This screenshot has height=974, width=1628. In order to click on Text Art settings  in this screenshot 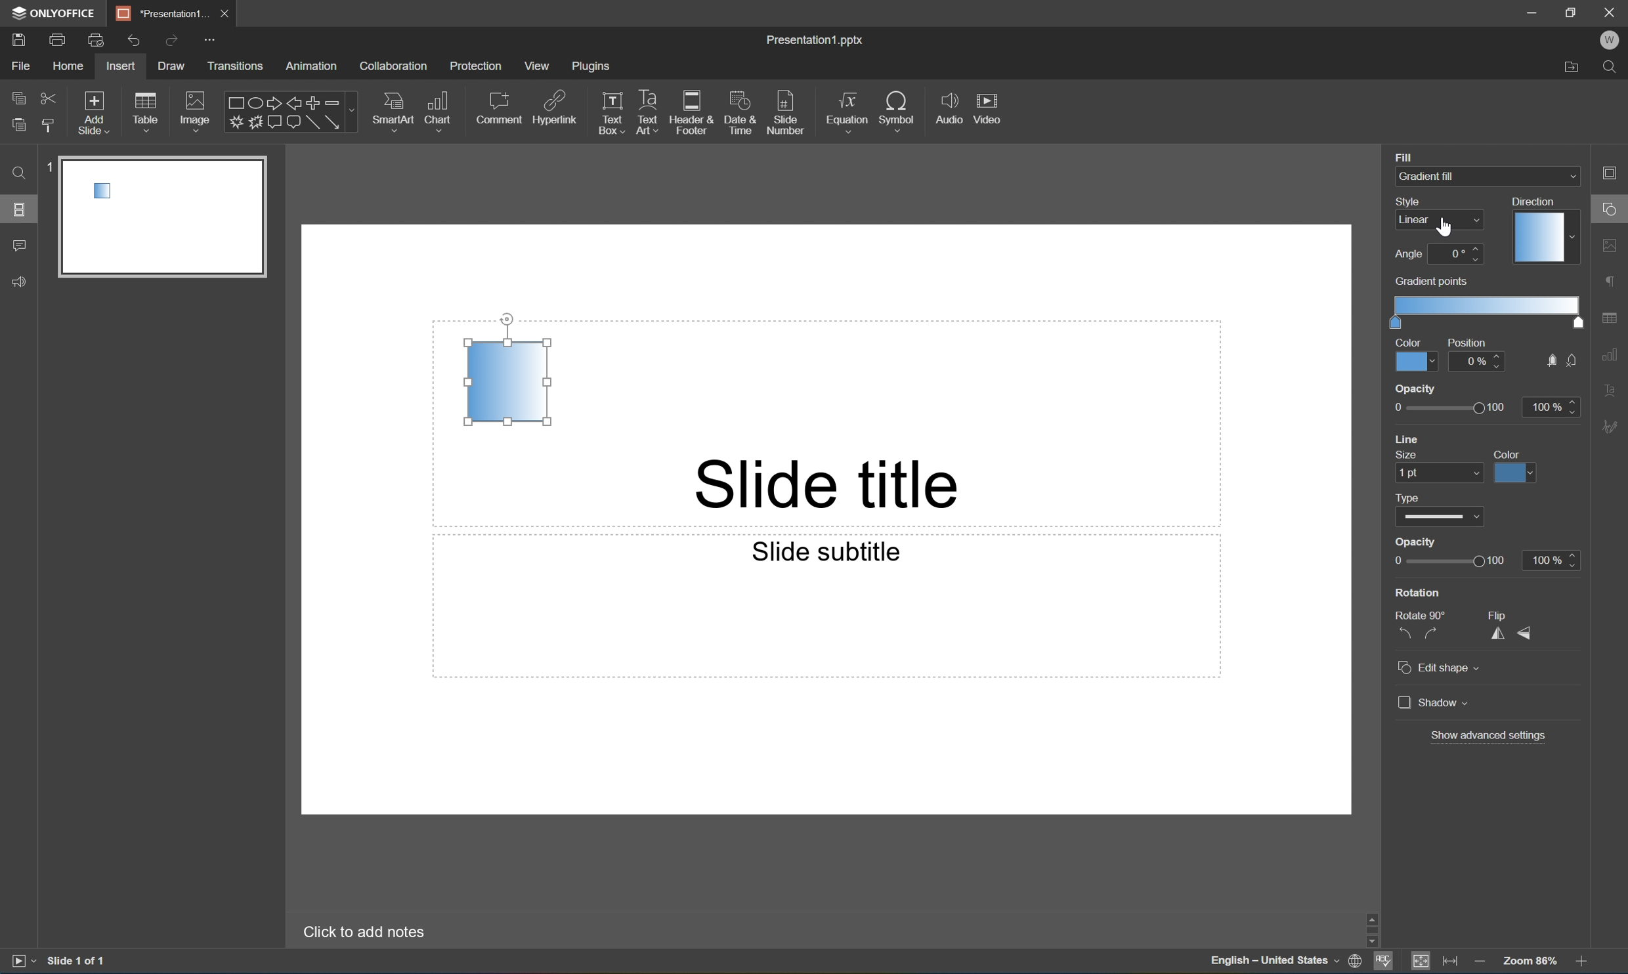, I will do `click(1614, 388)`.